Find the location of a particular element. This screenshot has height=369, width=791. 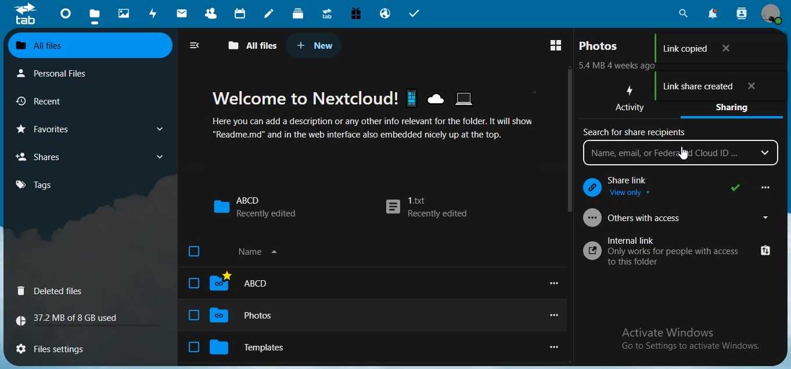

more options is located at coordinates (555, 283).